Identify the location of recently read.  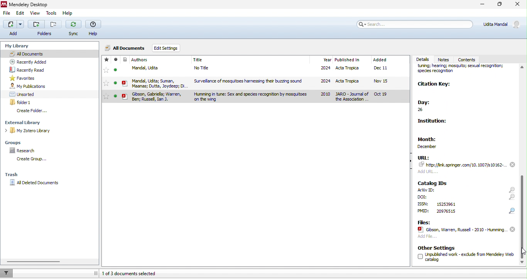
(28, 70).